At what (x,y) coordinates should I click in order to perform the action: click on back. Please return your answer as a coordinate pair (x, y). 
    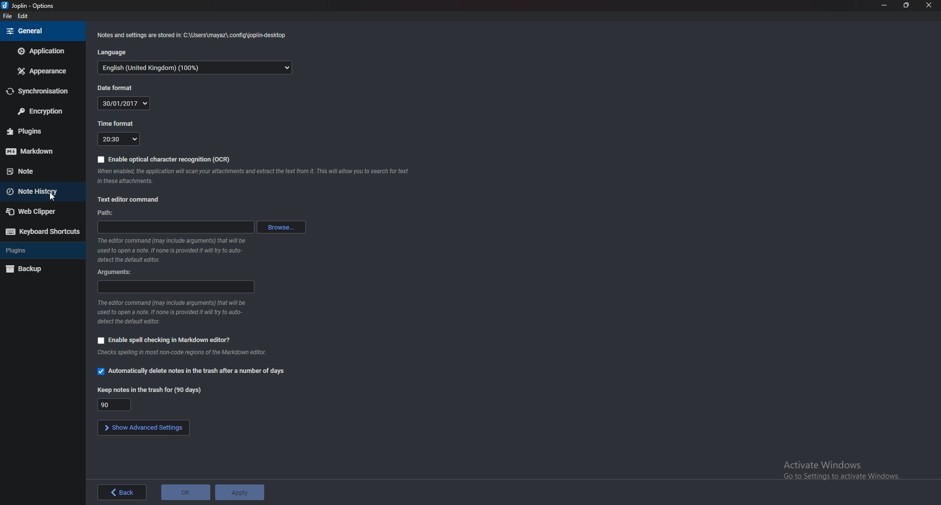
    Looking at the image, I should click on (122, 492).